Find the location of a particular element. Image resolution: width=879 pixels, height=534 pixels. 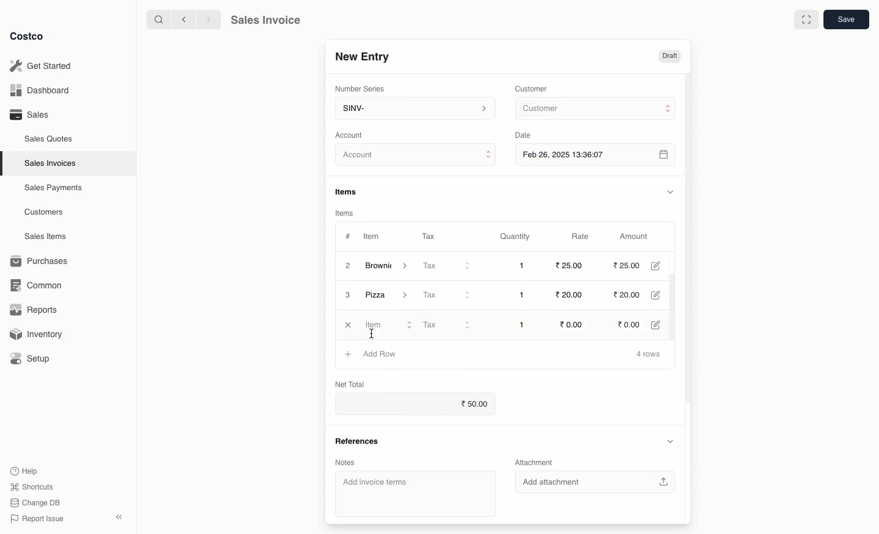

‘Add attachment is located at coordinates (599, 483).